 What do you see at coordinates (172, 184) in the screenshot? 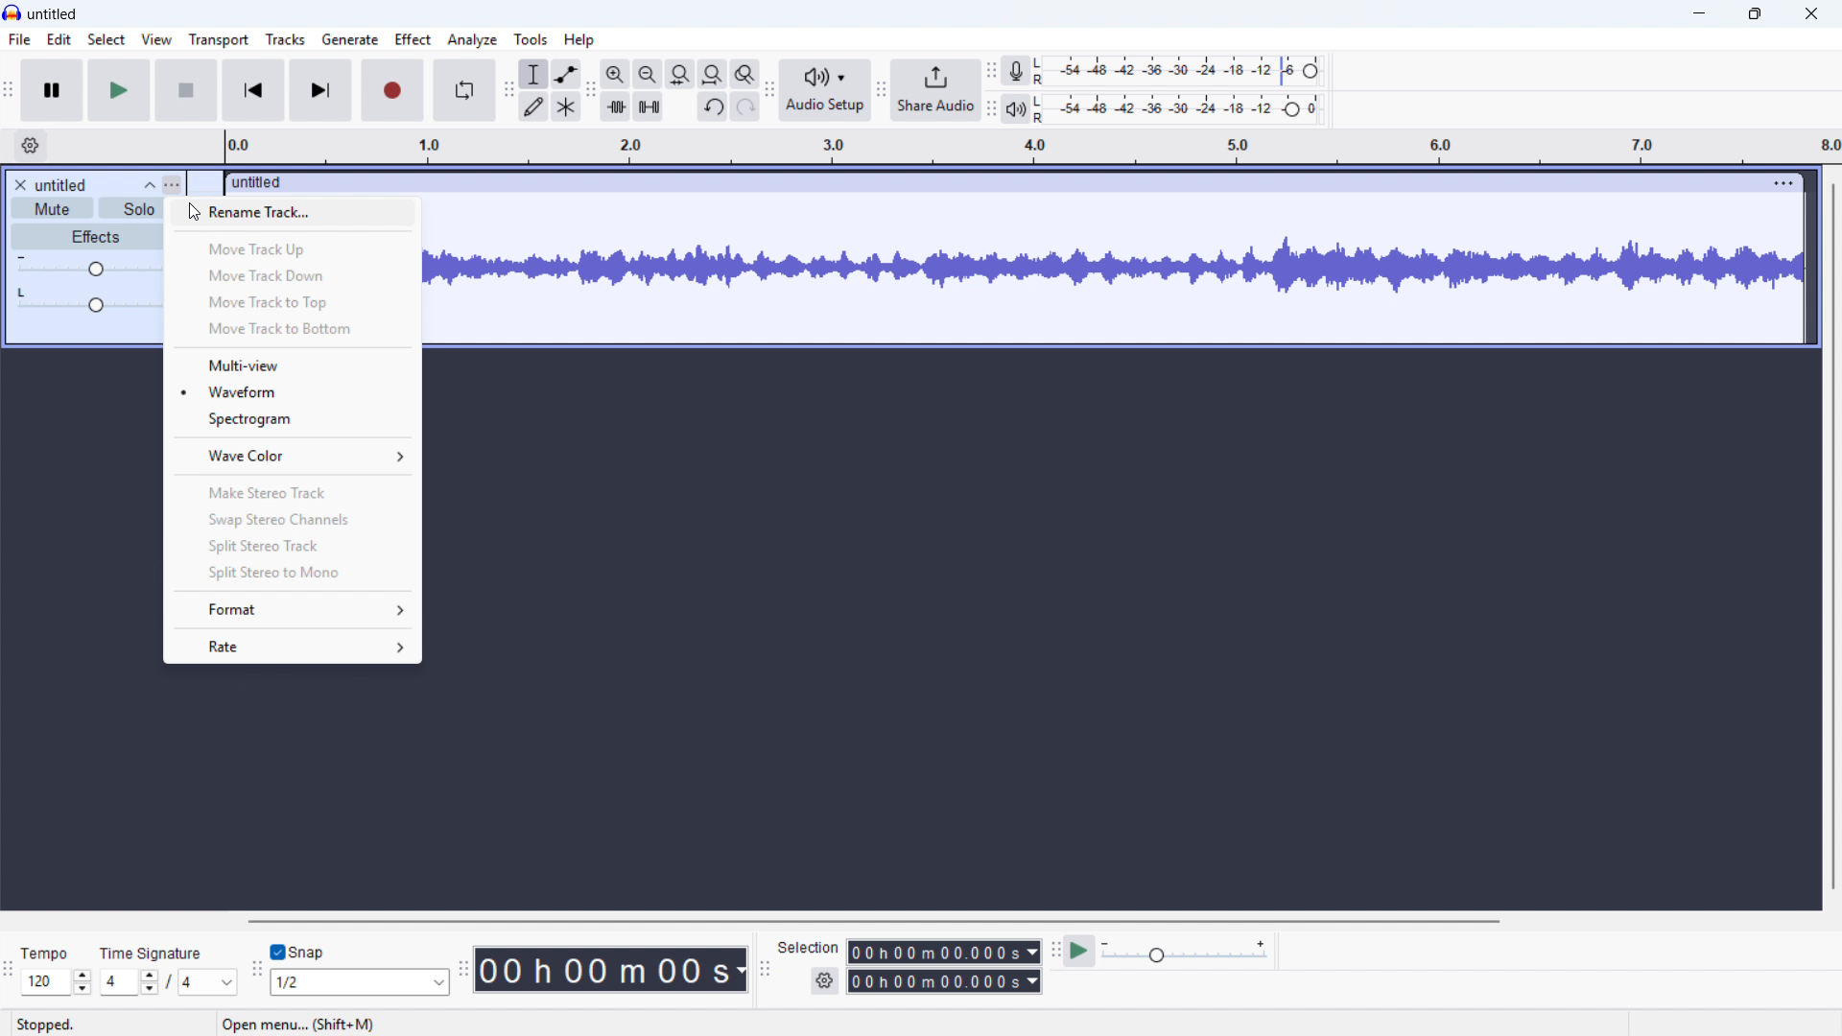
I see `Track control panel menu ` at bounding box center [172, 184].